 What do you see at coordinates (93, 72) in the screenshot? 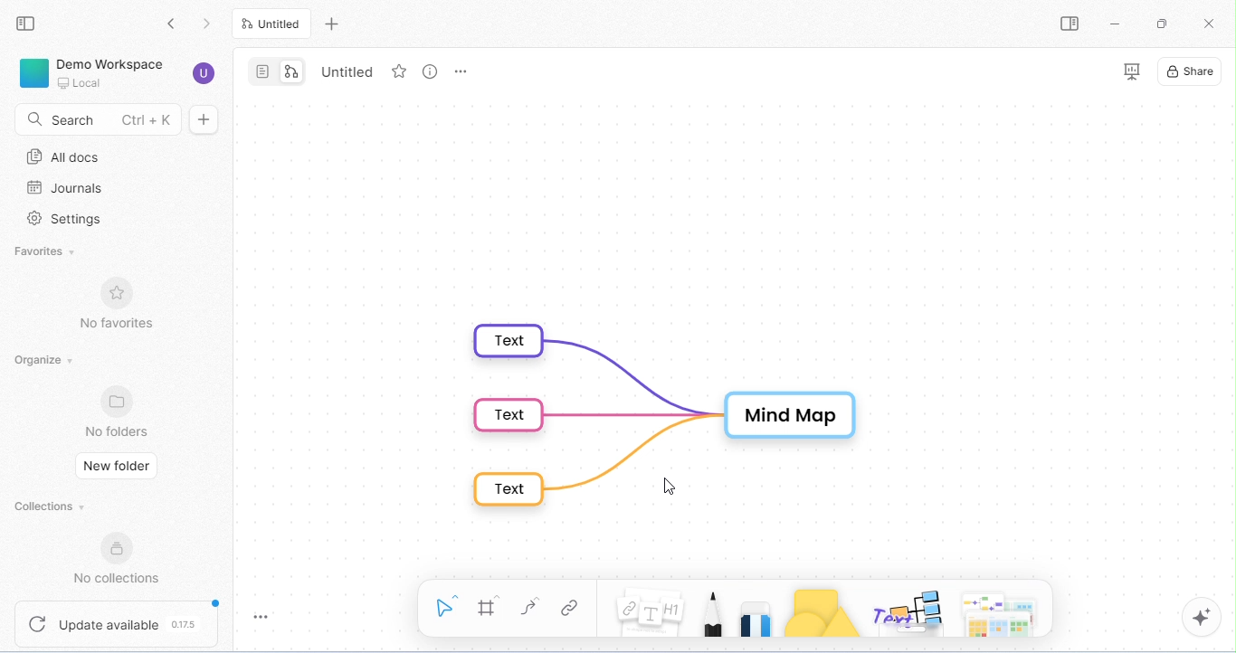
I see `demo workspace` at bounding box center [93, 72].